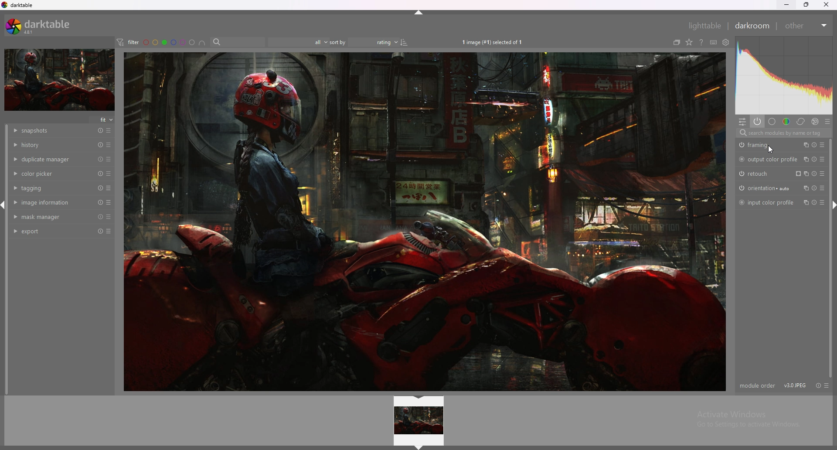 The width and height of the screenshot is (837, 450). What do you see at coordinates (807, 173) in the screenshot?
I see `multiple instances action` at bounding box center [807, 173].